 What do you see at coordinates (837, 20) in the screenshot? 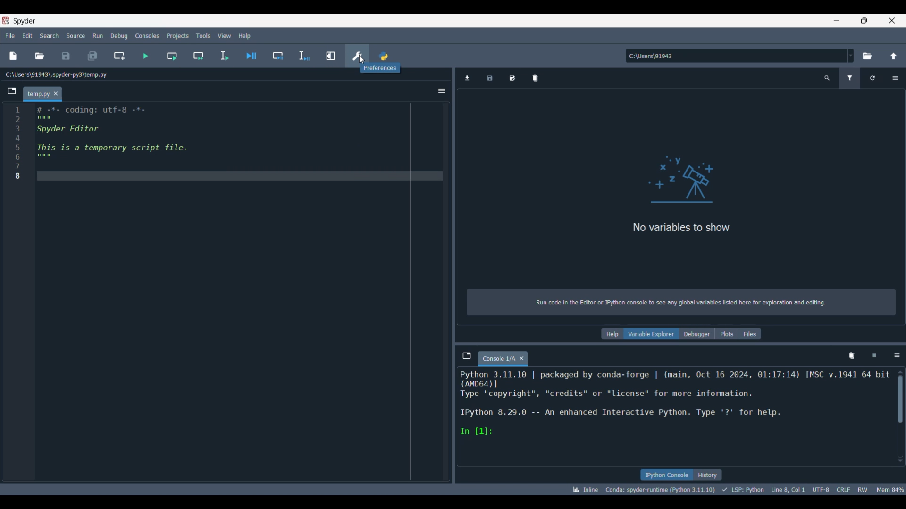
I see `Minimize` at bounding box center [837, 20].